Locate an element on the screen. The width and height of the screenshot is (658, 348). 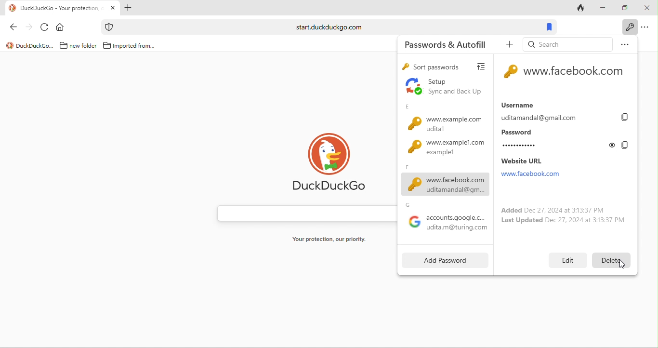
minimize is located at coordinates (604, 8).